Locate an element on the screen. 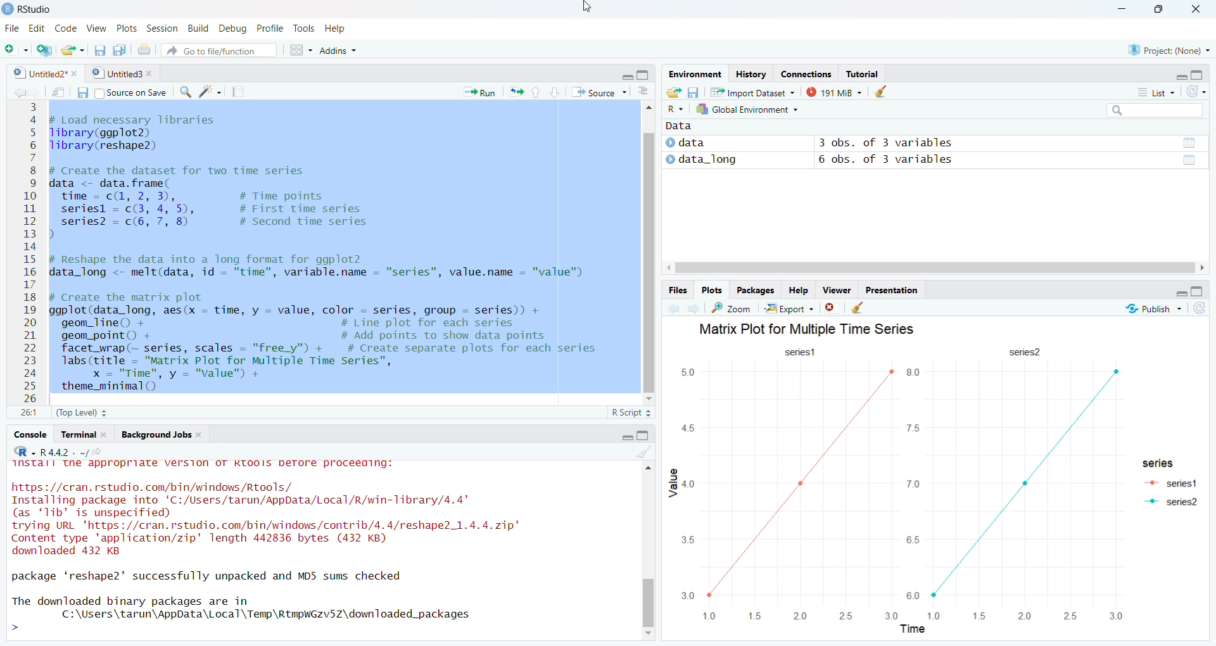 The height and width of the screenshot is (646, 1216). Addins  is located at coordinates (337, 49).